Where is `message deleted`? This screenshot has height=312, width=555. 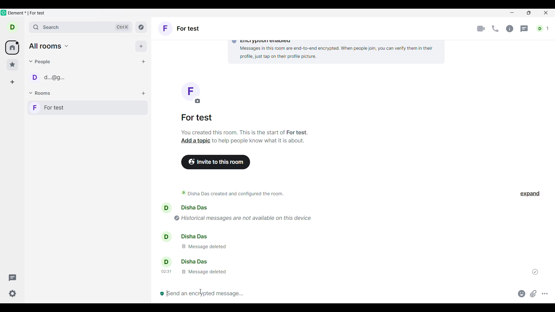
message deleted is located at coordinates (203, 246).